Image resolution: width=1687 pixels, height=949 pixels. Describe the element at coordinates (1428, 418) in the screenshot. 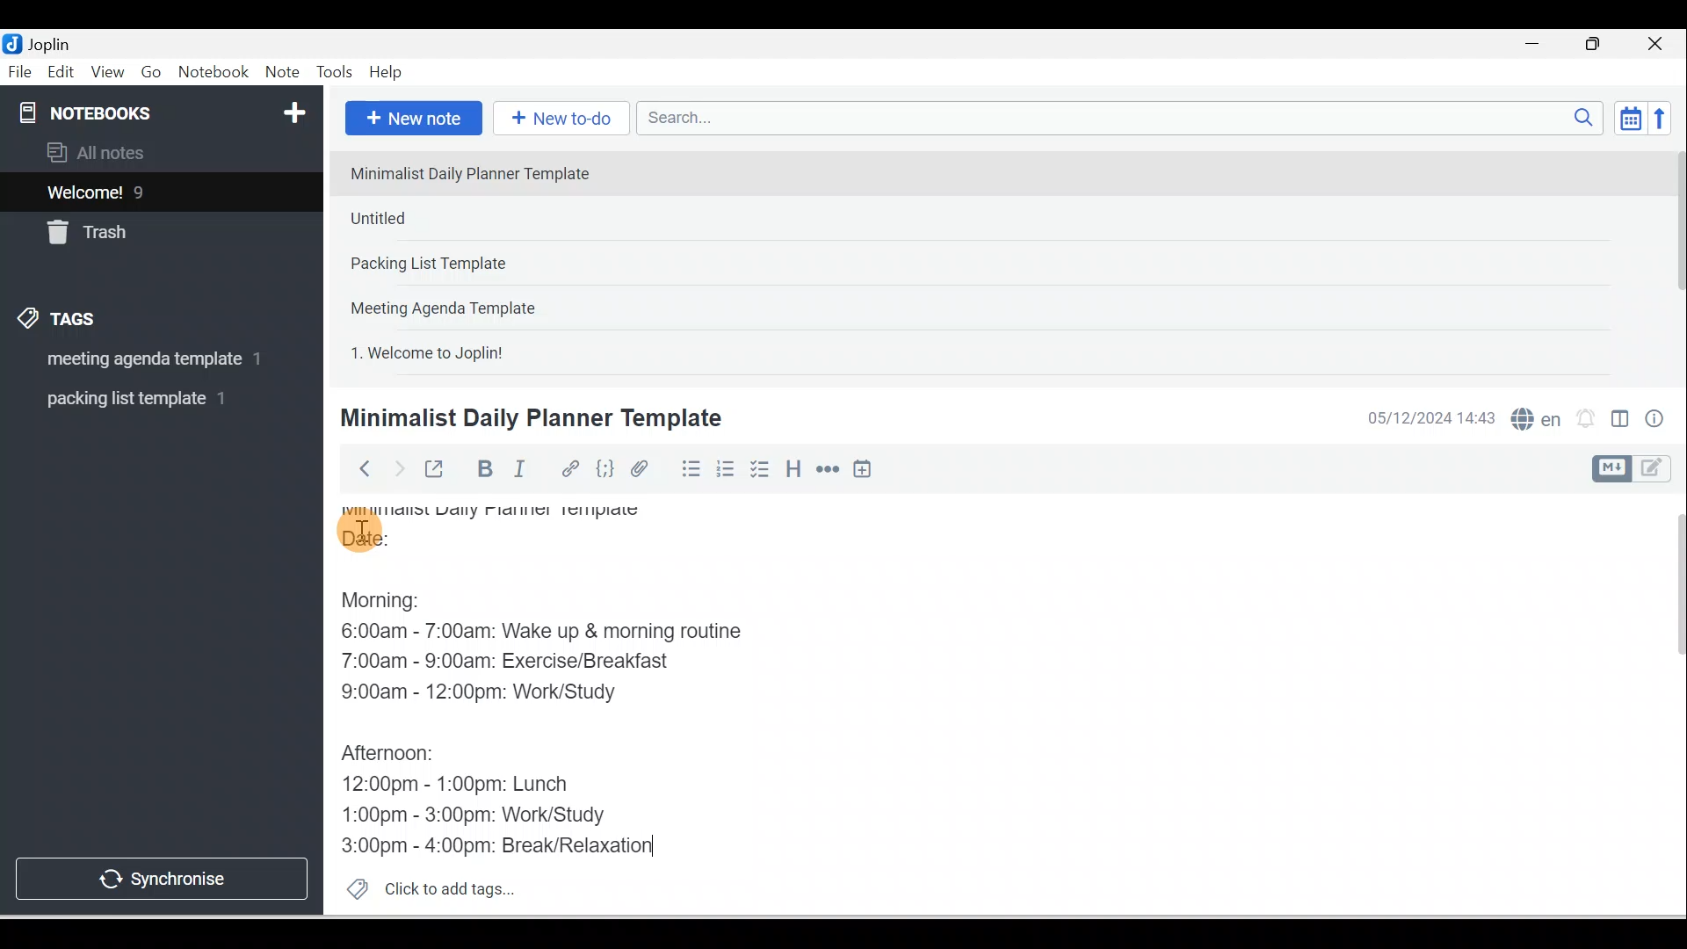

I see `Date & time` at that location.